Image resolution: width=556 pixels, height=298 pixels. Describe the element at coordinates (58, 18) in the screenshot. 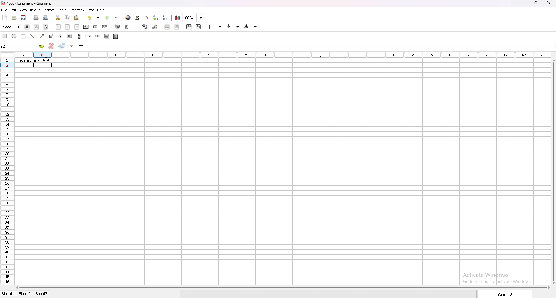

I see `cut` at that location.